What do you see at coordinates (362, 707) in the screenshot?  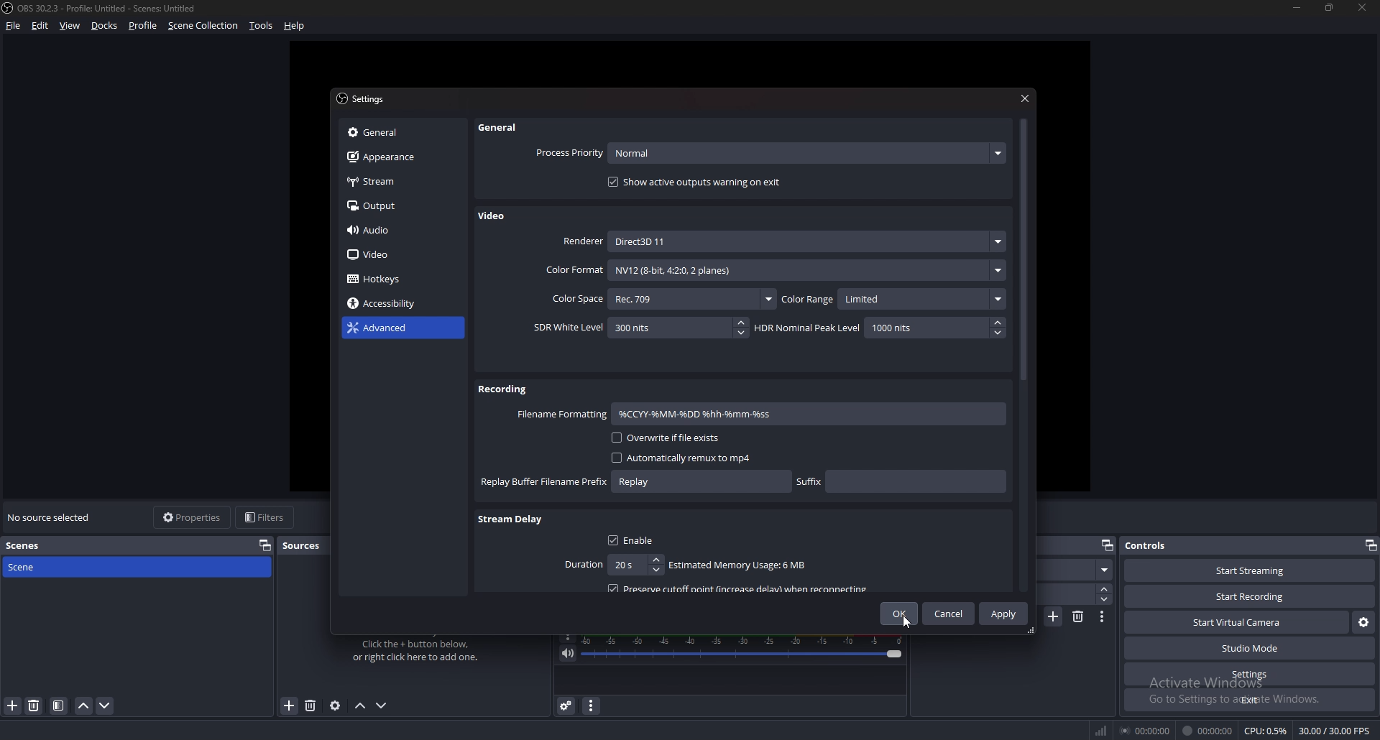 I see `move sources up` at bounding box center [362, 707].